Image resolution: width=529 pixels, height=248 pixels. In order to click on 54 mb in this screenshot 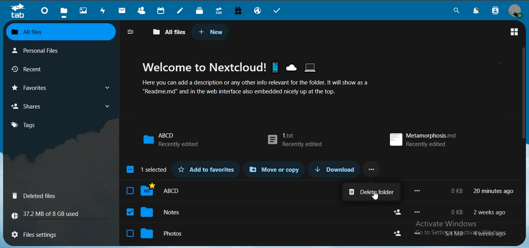, I will do `click(455, 233)`.